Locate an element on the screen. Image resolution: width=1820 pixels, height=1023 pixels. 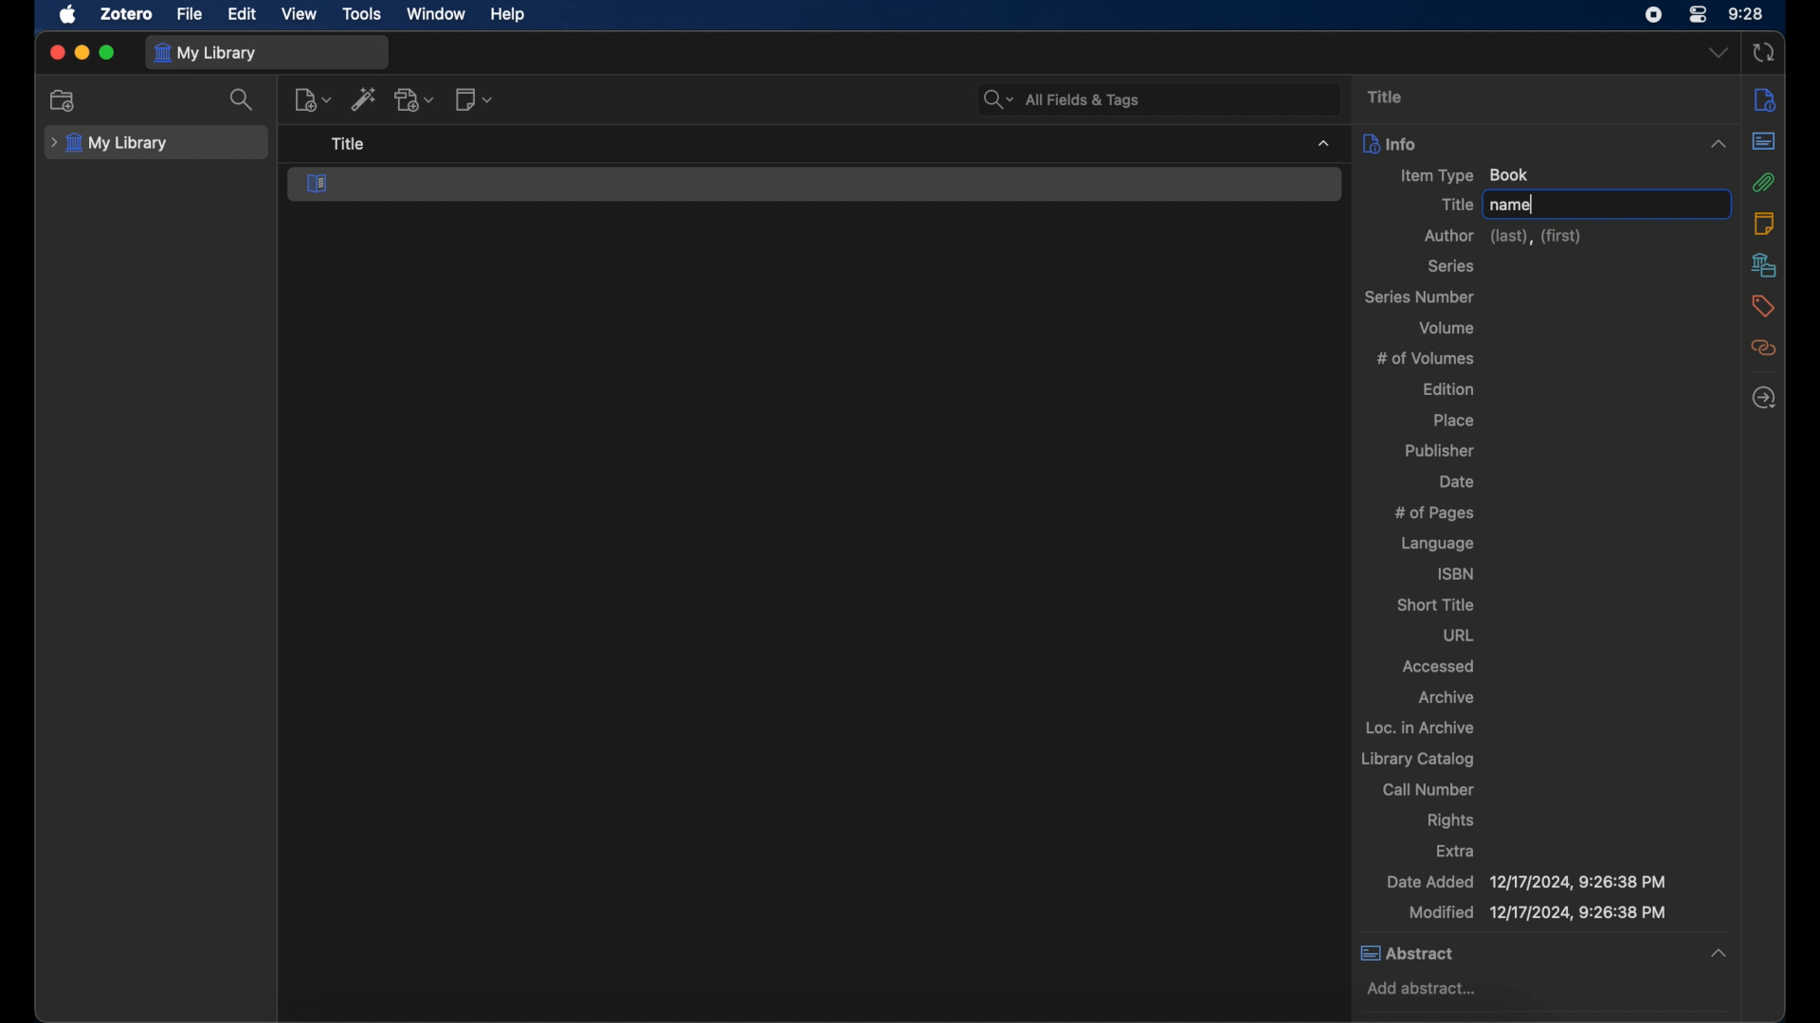
add item by identifier is located at coordinates (363, 99).